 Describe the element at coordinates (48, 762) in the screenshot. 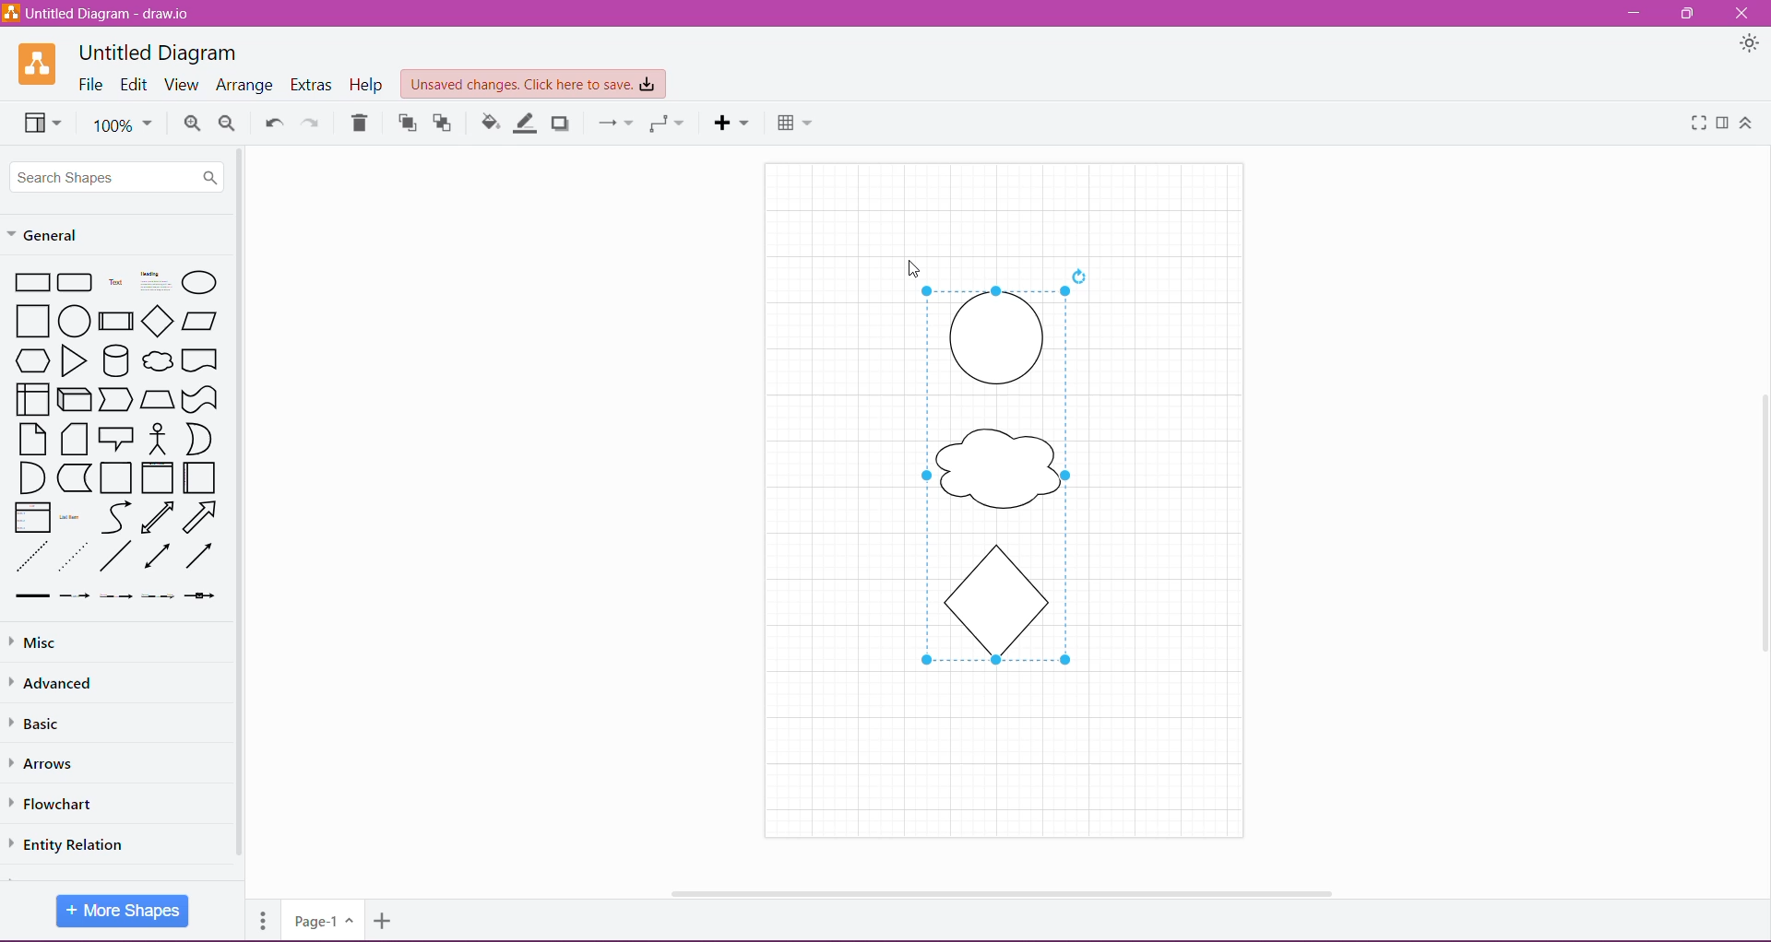

I see `Arrows` at that location.